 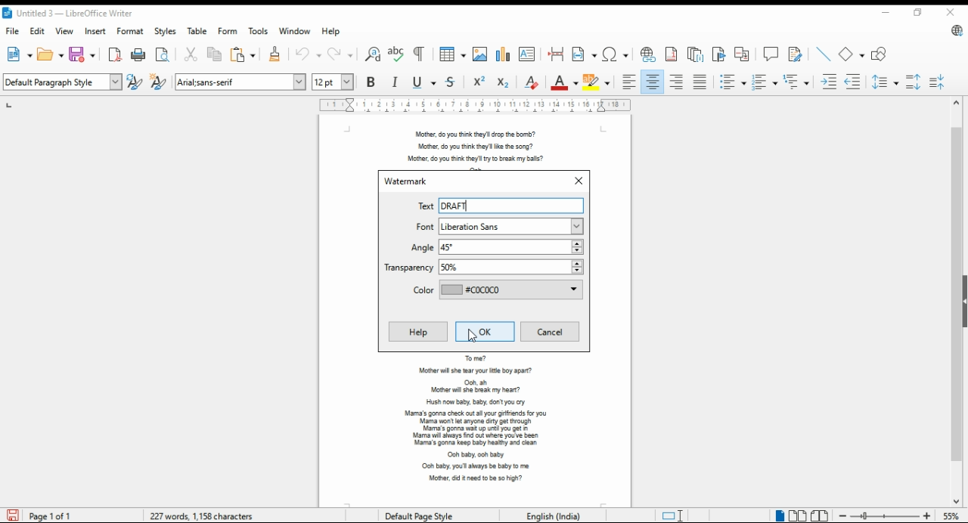 What do you see at coordinates (504, 54) in the screenshot?
I see `insert chart` at bounding box center [504, 54].